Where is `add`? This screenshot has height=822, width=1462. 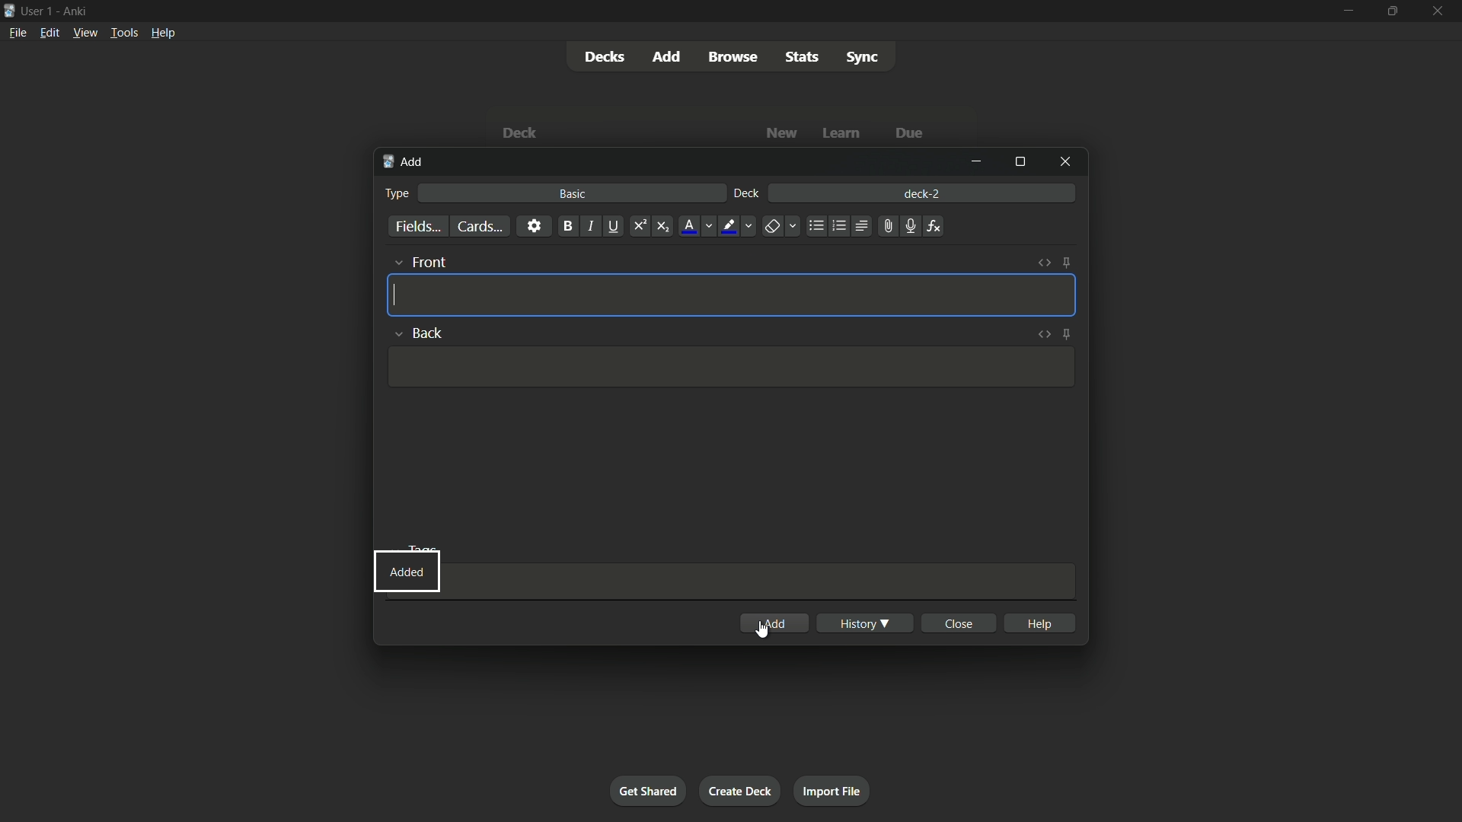
add is located at coordinates (778, 623).